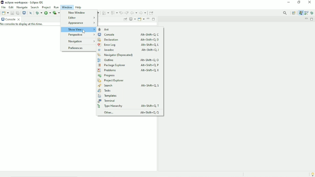 The width and height of the screenshot is (315, 177). Describe the element at coordinates (128, 39) in the screenshot. I see `Declaration` at that location.